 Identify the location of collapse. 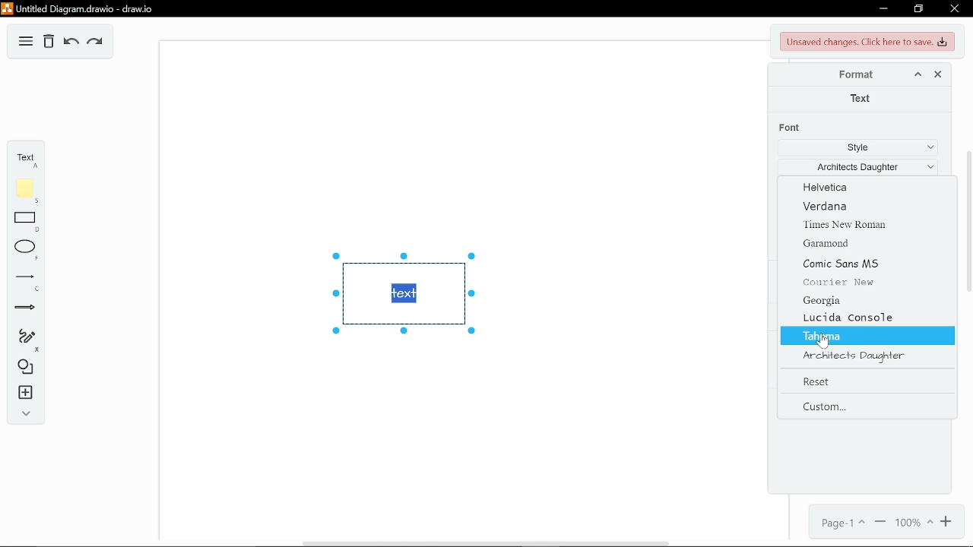
(917, 74).